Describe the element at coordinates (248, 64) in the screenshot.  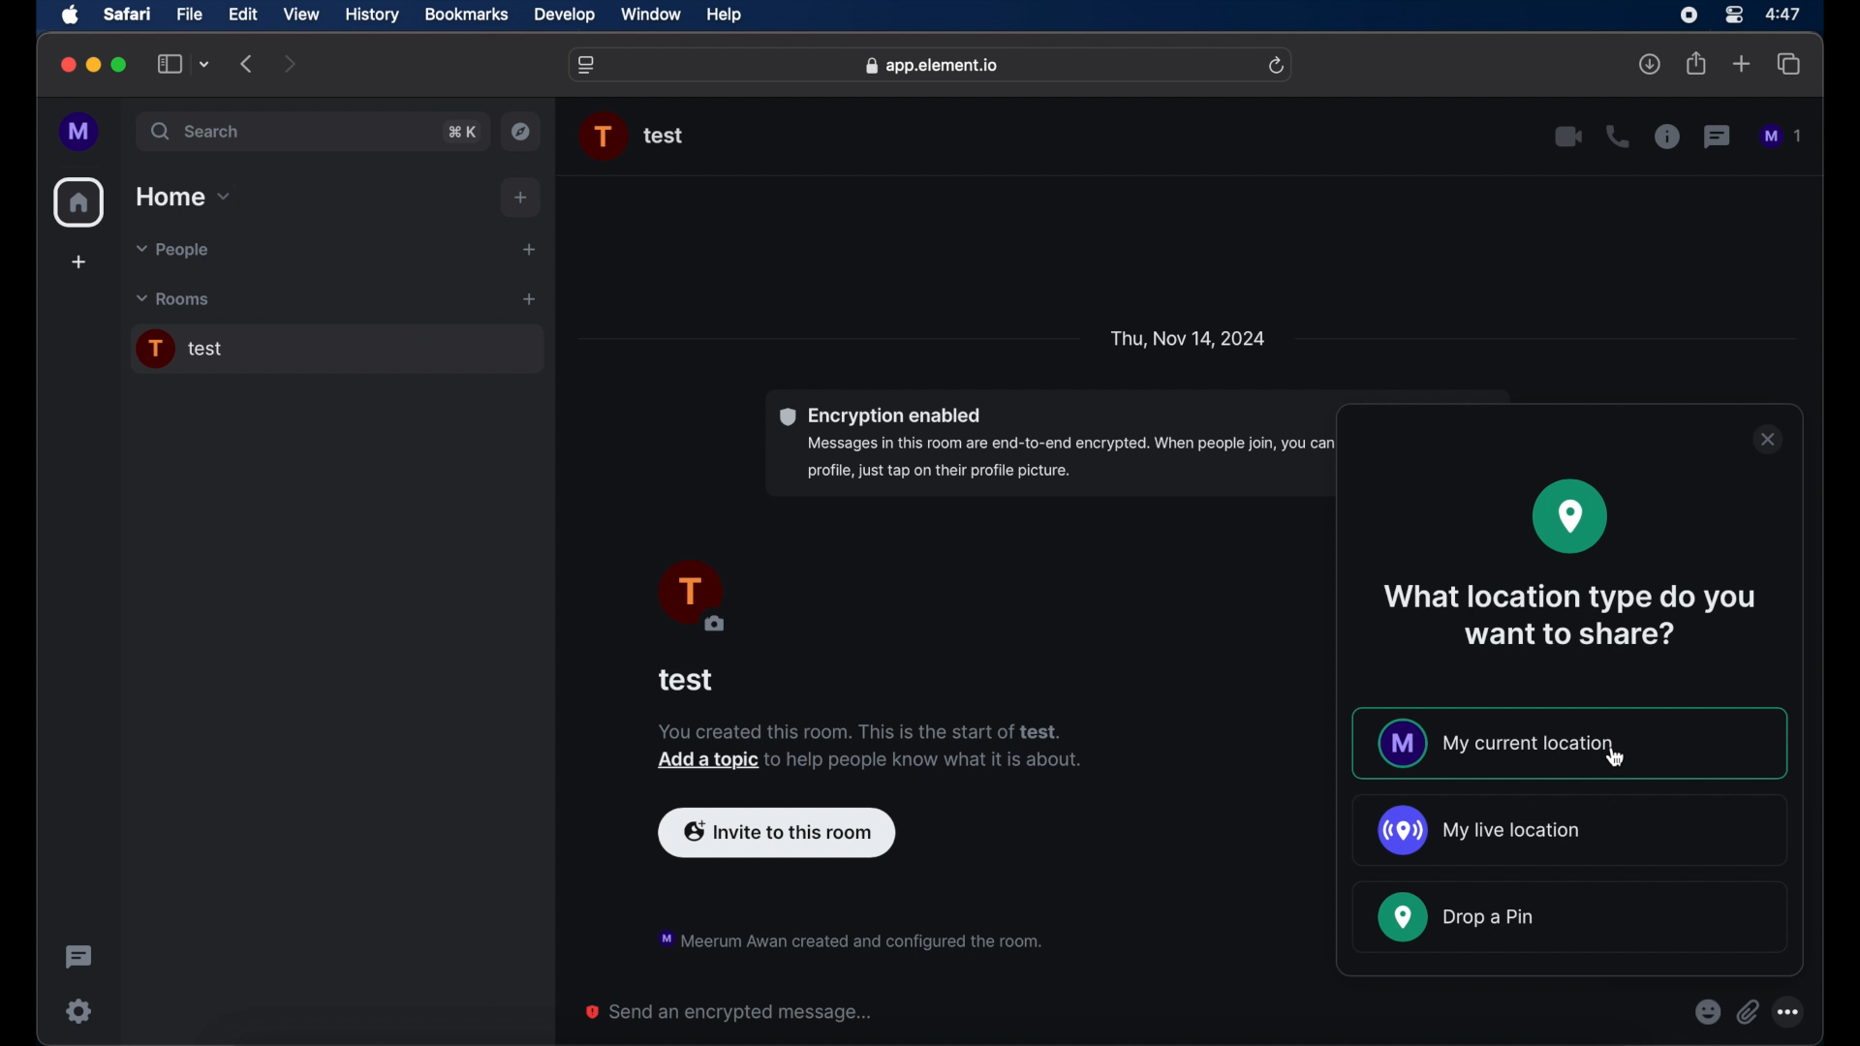
I see `previous` at that location.